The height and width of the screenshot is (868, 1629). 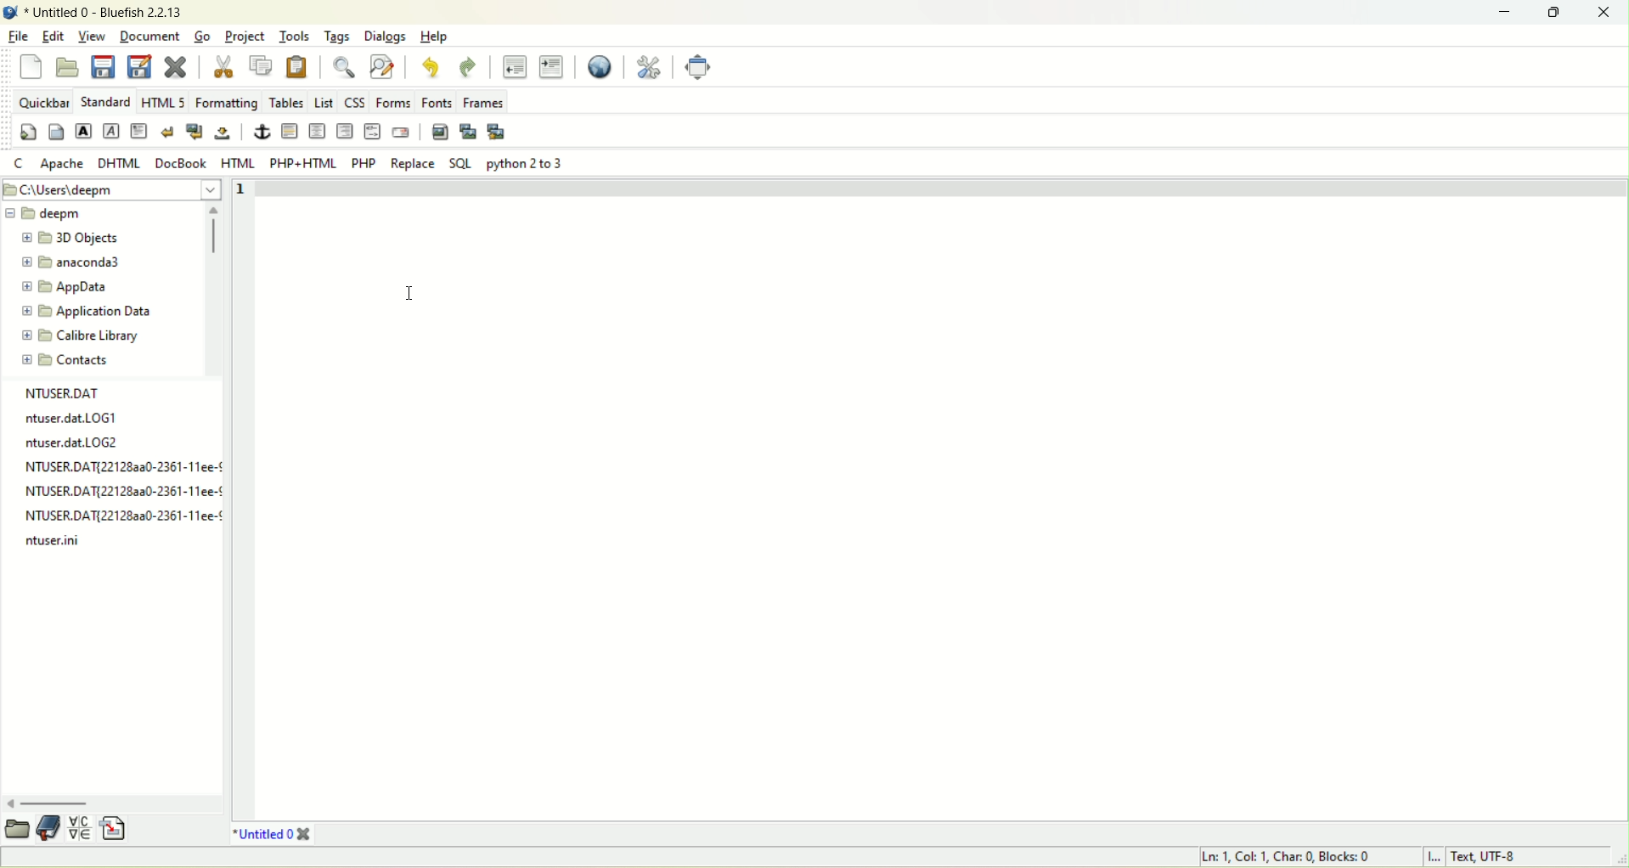 What do you see at coordinates (76, 262) in the screenshot?
I see `folder name` at bounding box center [76, 262].